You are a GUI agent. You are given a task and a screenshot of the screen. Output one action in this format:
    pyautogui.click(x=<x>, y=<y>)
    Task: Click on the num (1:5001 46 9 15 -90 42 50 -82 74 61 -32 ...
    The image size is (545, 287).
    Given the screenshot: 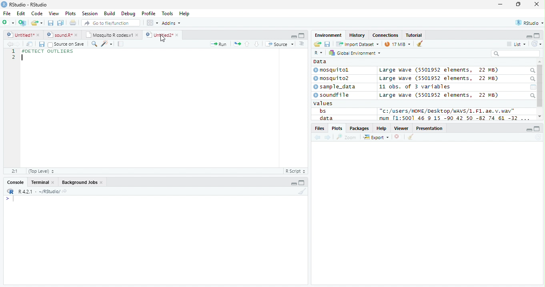 What is the action you would take?
    pyautogui.click(x=455, y=118)
    